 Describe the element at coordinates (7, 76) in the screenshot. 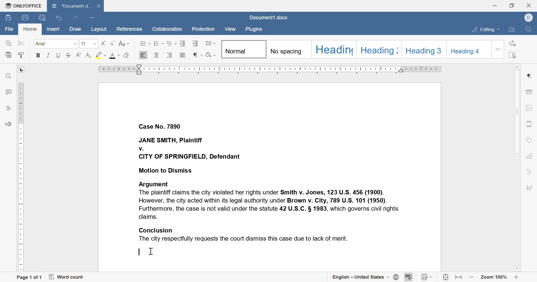

I see `find` at that location.